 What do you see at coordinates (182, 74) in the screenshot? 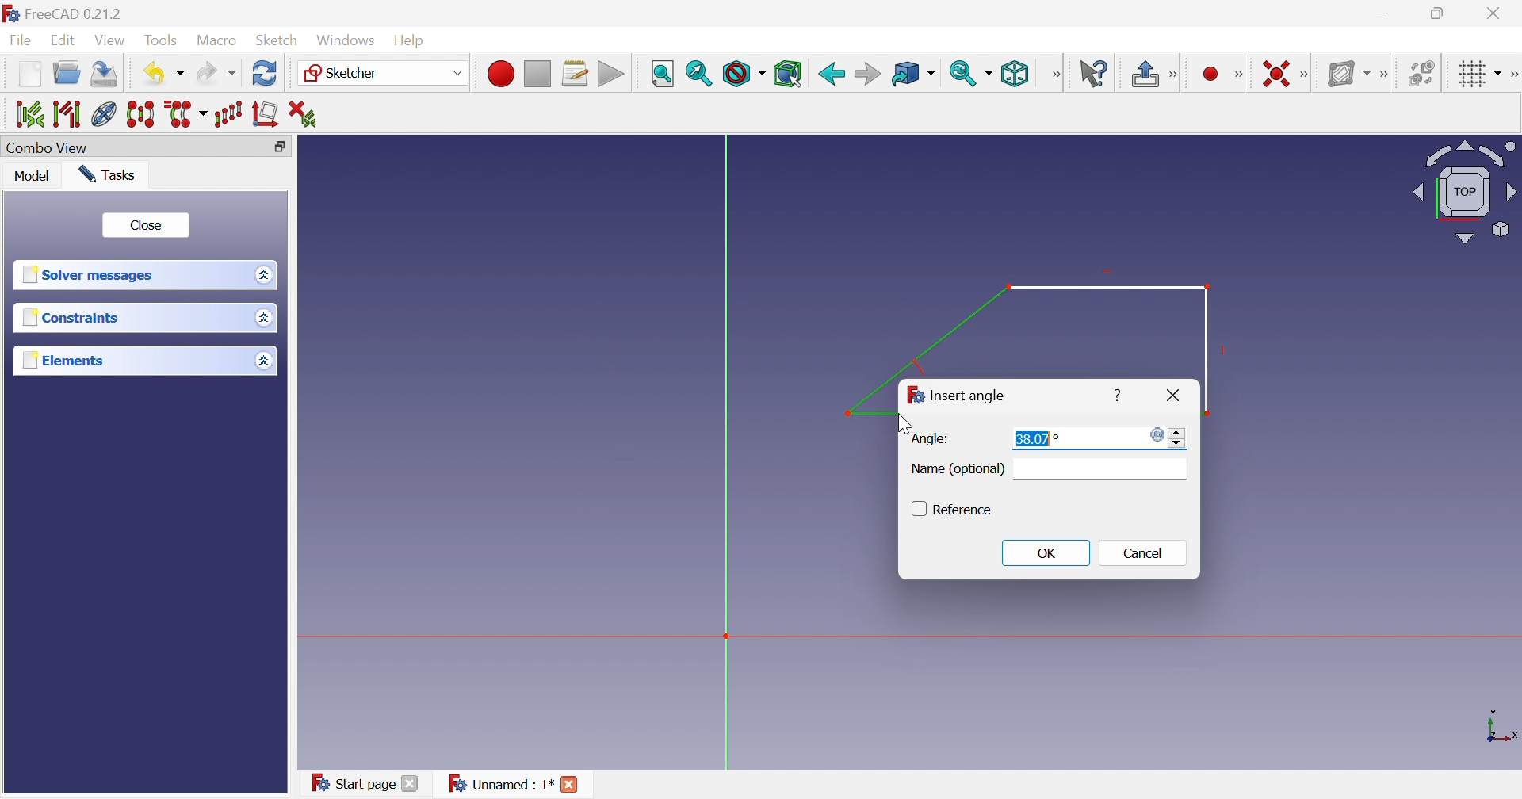
I see `Drop Down` at bounding box center [182, 74].